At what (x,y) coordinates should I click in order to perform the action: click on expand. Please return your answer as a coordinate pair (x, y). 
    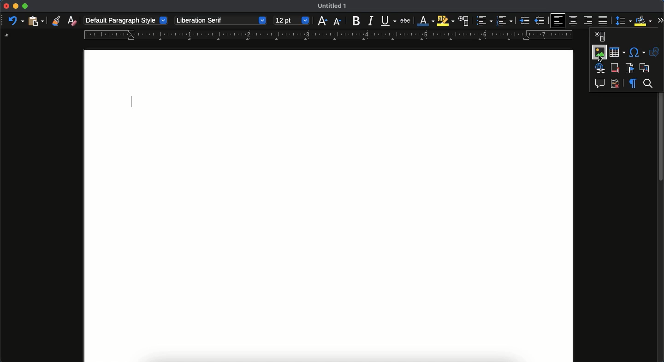
    Looking at the image, I should click on (658, 19).